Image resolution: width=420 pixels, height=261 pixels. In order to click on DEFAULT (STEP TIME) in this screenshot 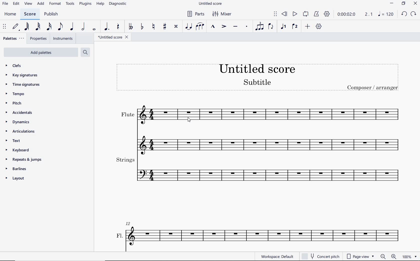, I will do `click(16, 27)`.